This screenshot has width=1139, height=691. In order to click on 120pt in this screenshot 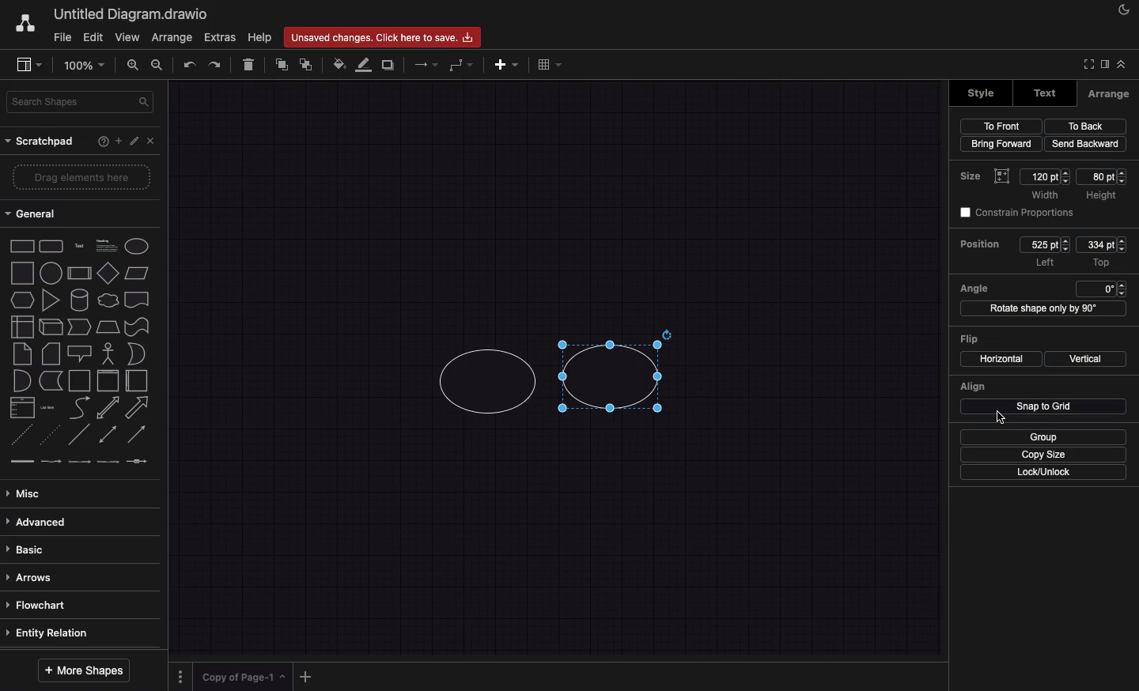, I will do `click(1045, 176)`.